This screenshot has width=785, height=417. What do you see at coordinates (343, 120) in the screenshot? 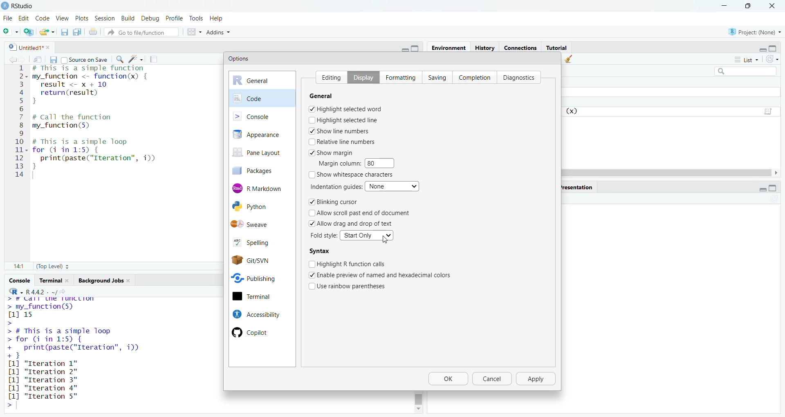
I see `highlight selected line` at bounding box center [343, 120].